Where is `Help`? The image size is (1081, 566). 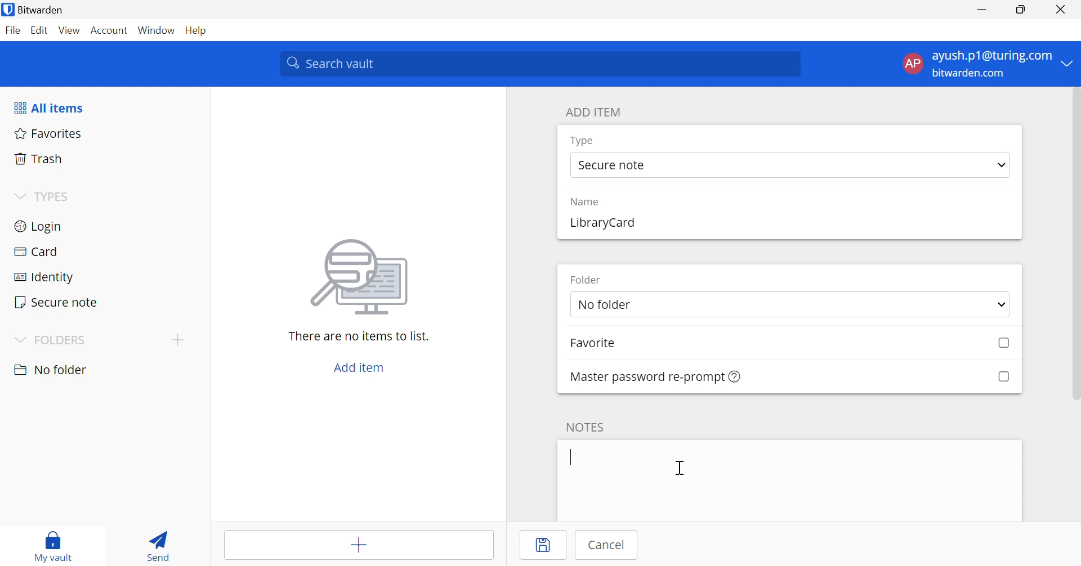 Help is located at coordinates (201, 31).